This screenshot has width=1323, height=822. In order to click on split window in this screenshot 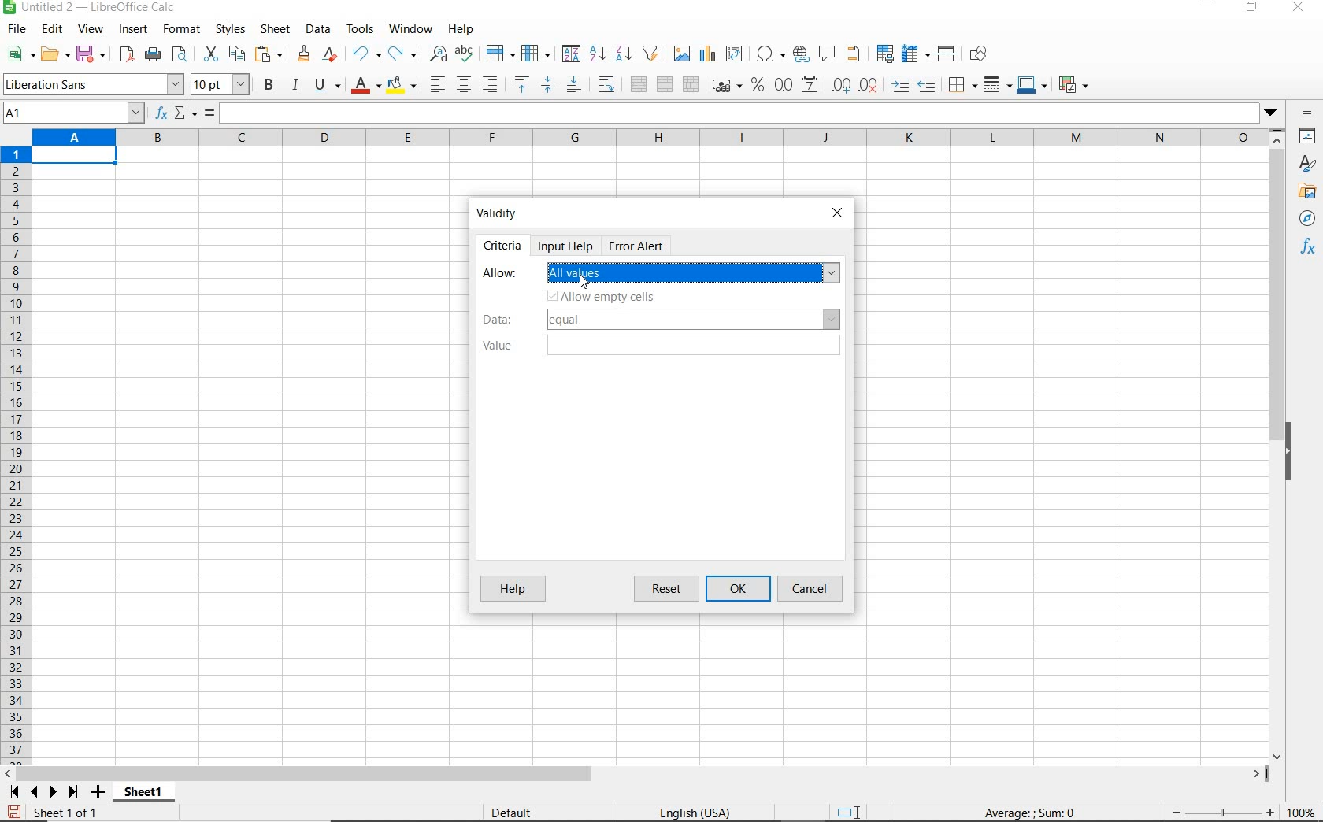, I will do `click(947, 54)`.